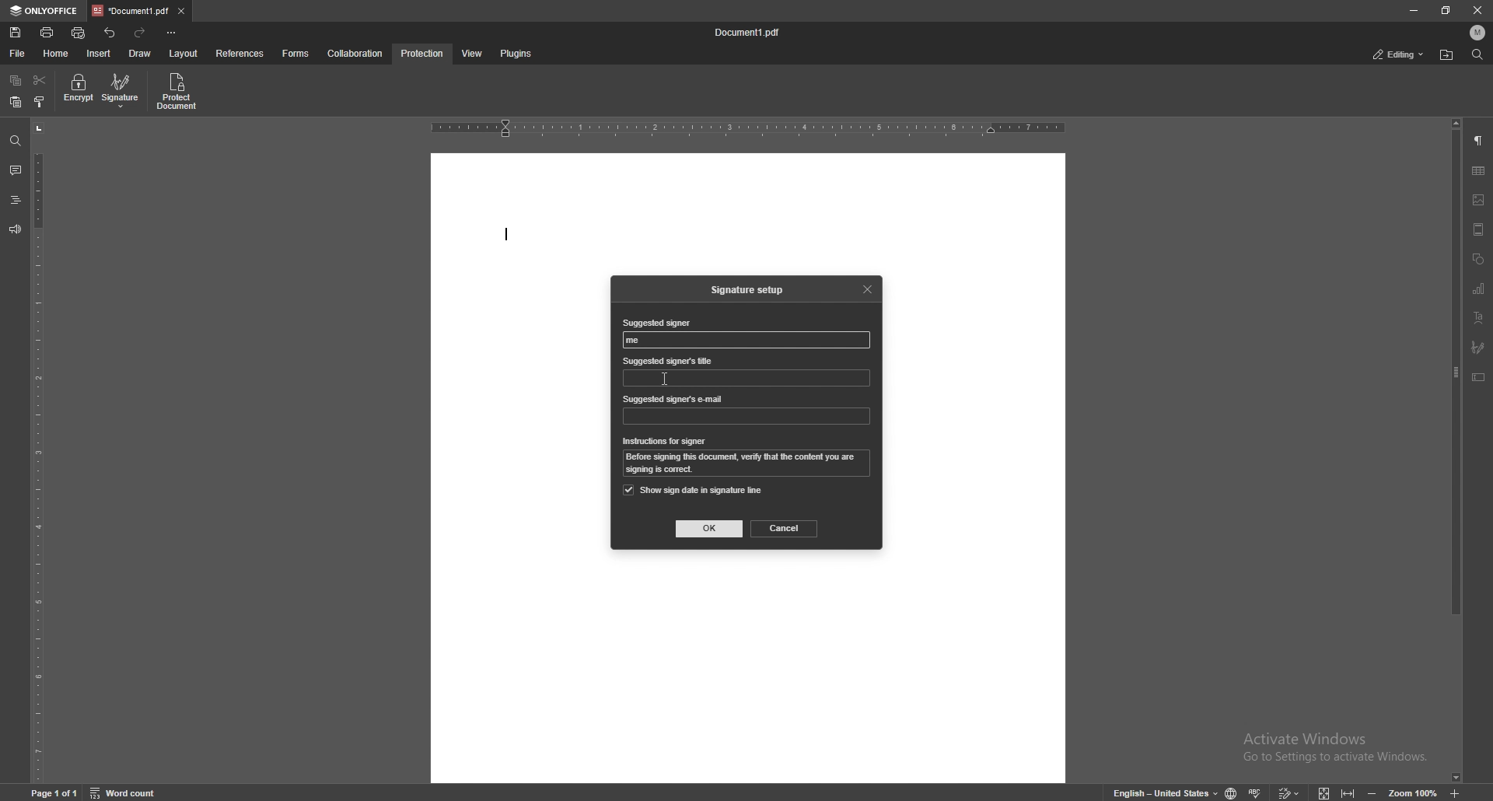 Image resolution: width=1493 pixels, height=801 pixels. Describe the element at coordinates (78, 89) in the screenshot. I see `encrypt` at that location.